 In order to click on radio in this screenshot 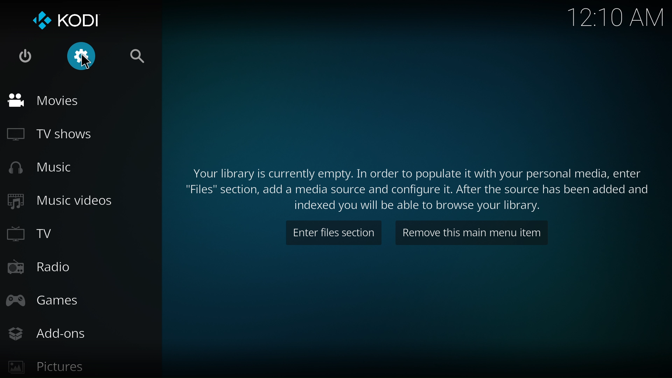, I will do `click(42, 267)`.